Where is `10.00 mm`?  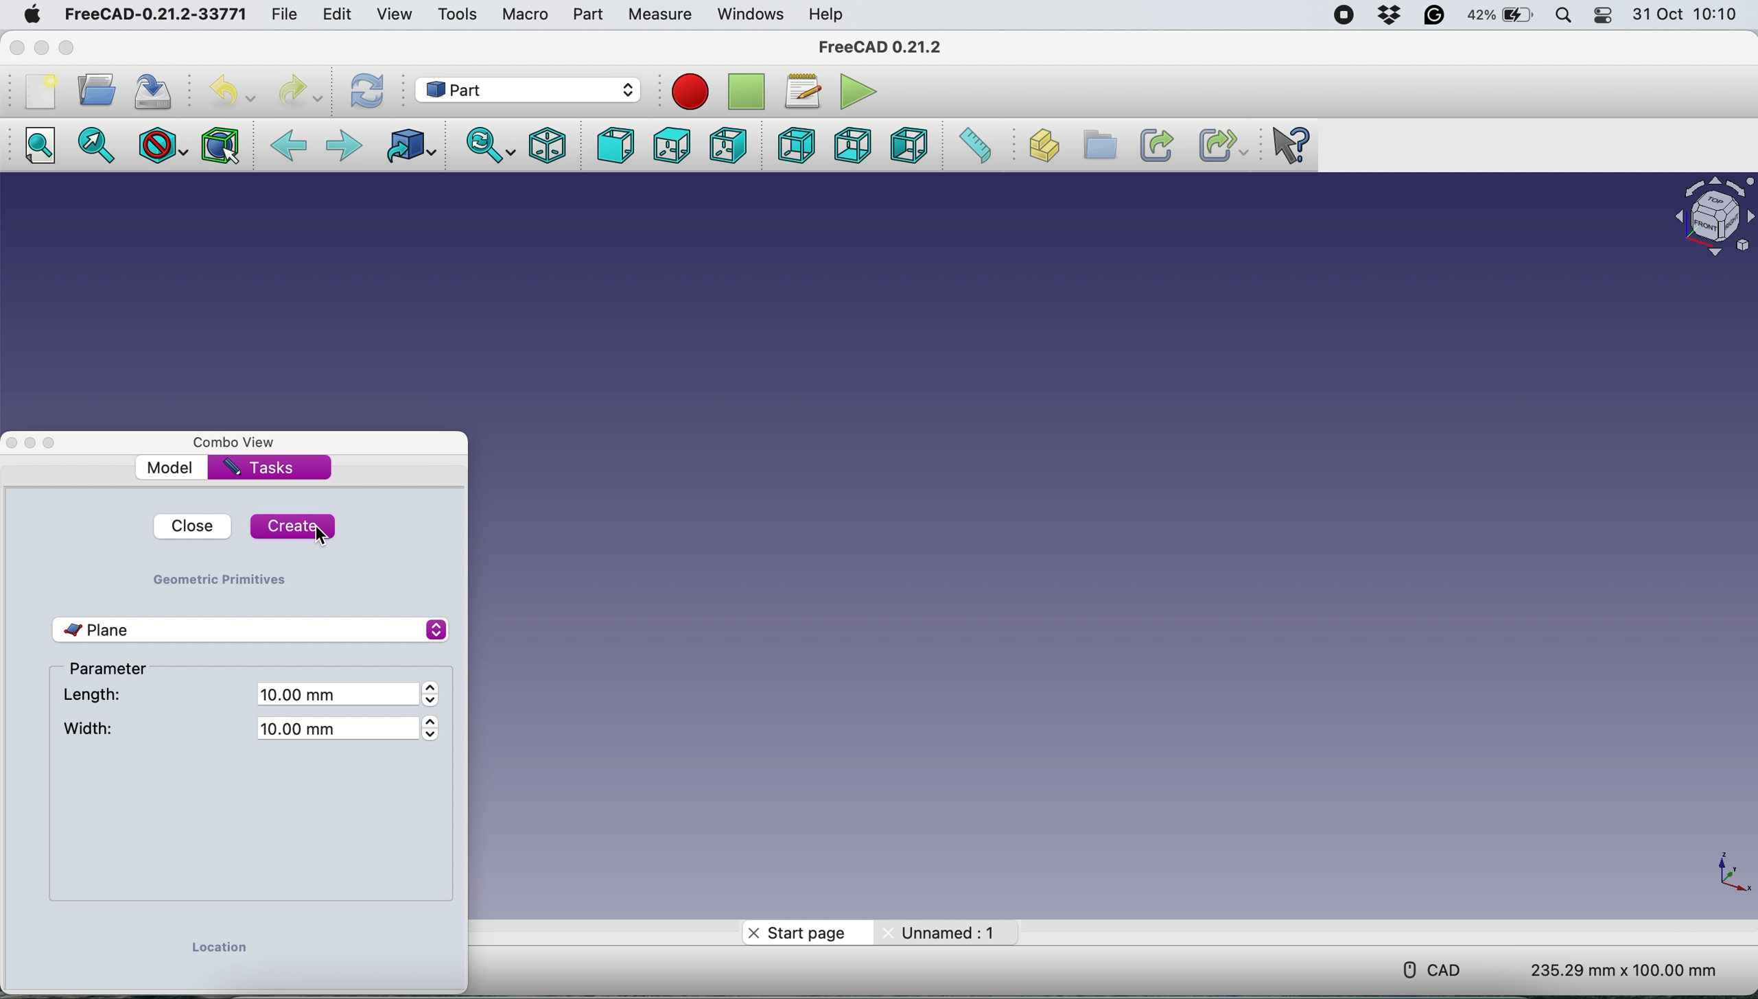
10.00 mm is located at coordinates (346, 732).